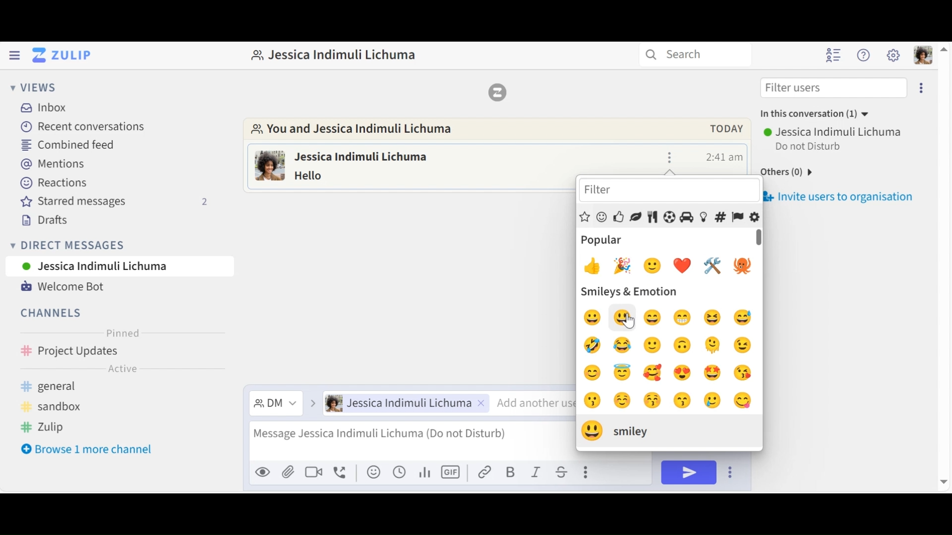 The height and width of the screenshot is (535, 952). What do you see at coordinates (602, 240) in the screenshot?
I see `Popular` at bounding box center [602, 240].